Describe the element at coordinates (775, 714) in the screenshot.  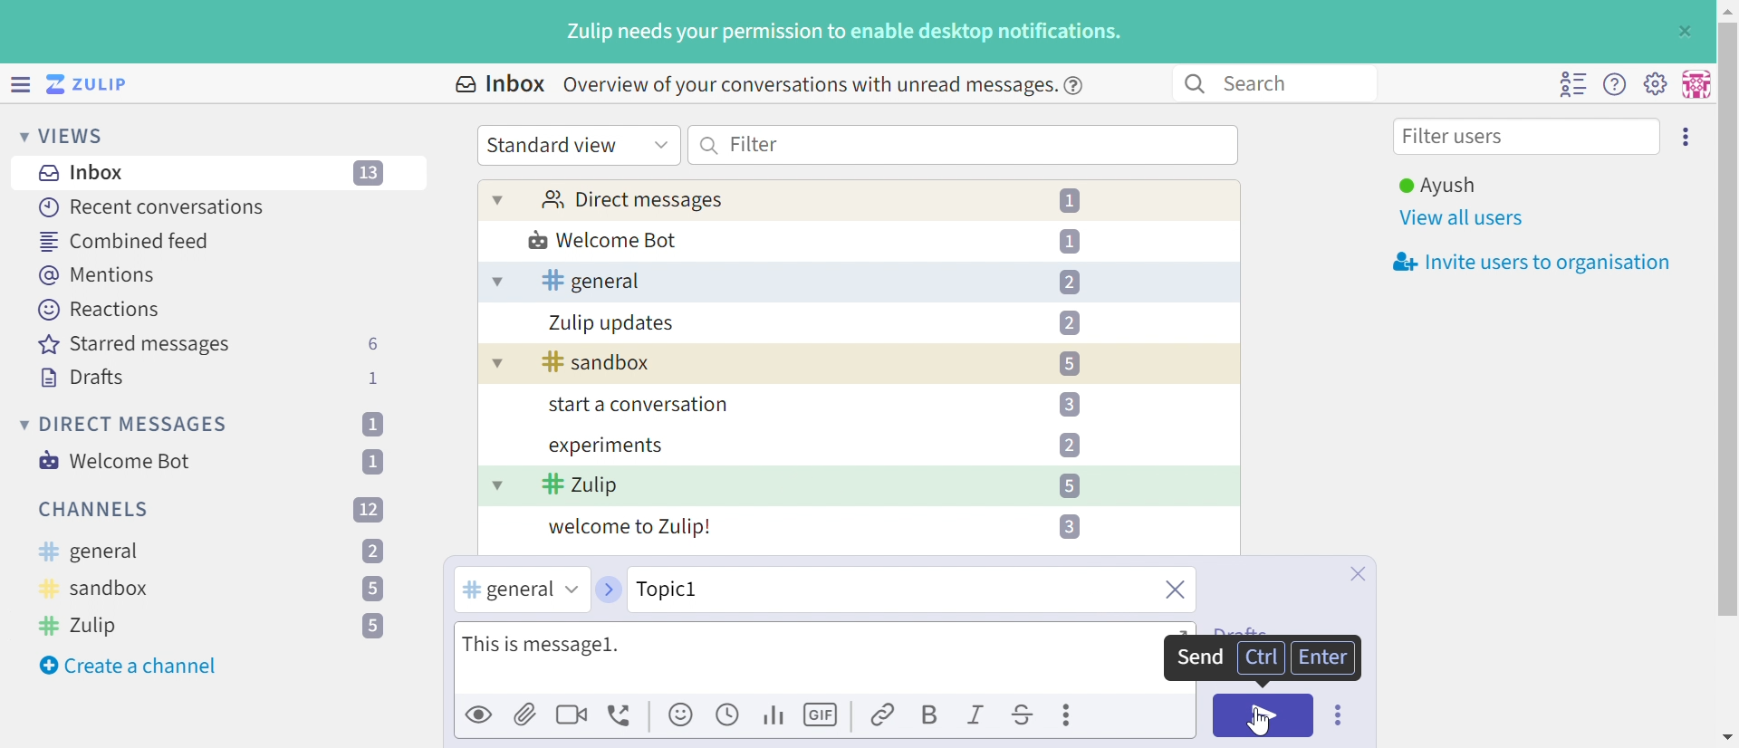
I see `Polls` at that location.